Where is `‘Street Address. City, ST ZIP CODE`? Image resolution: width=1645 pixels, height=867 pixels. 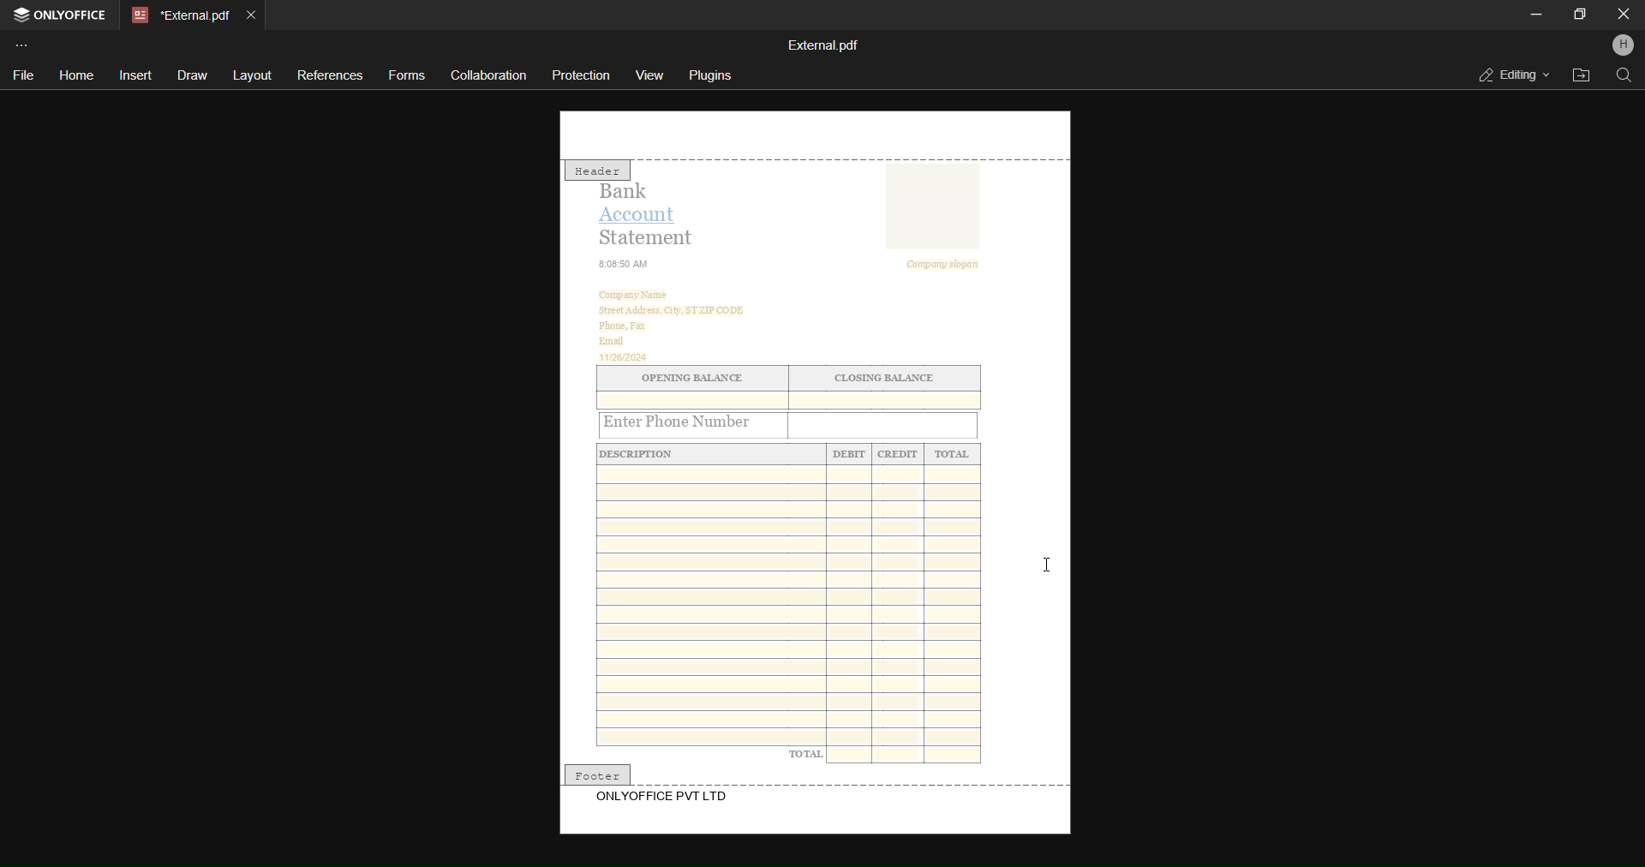 ‘Street Address. City, ST ZIP CODE is located at coordinates (671, 310).